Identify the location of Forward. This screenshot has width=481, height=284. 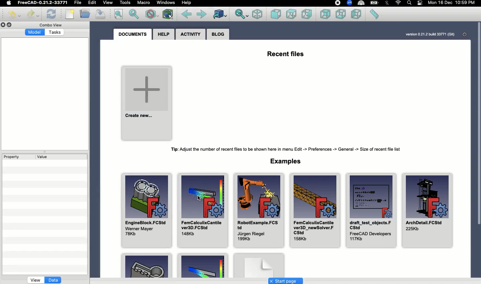
(202, 14).